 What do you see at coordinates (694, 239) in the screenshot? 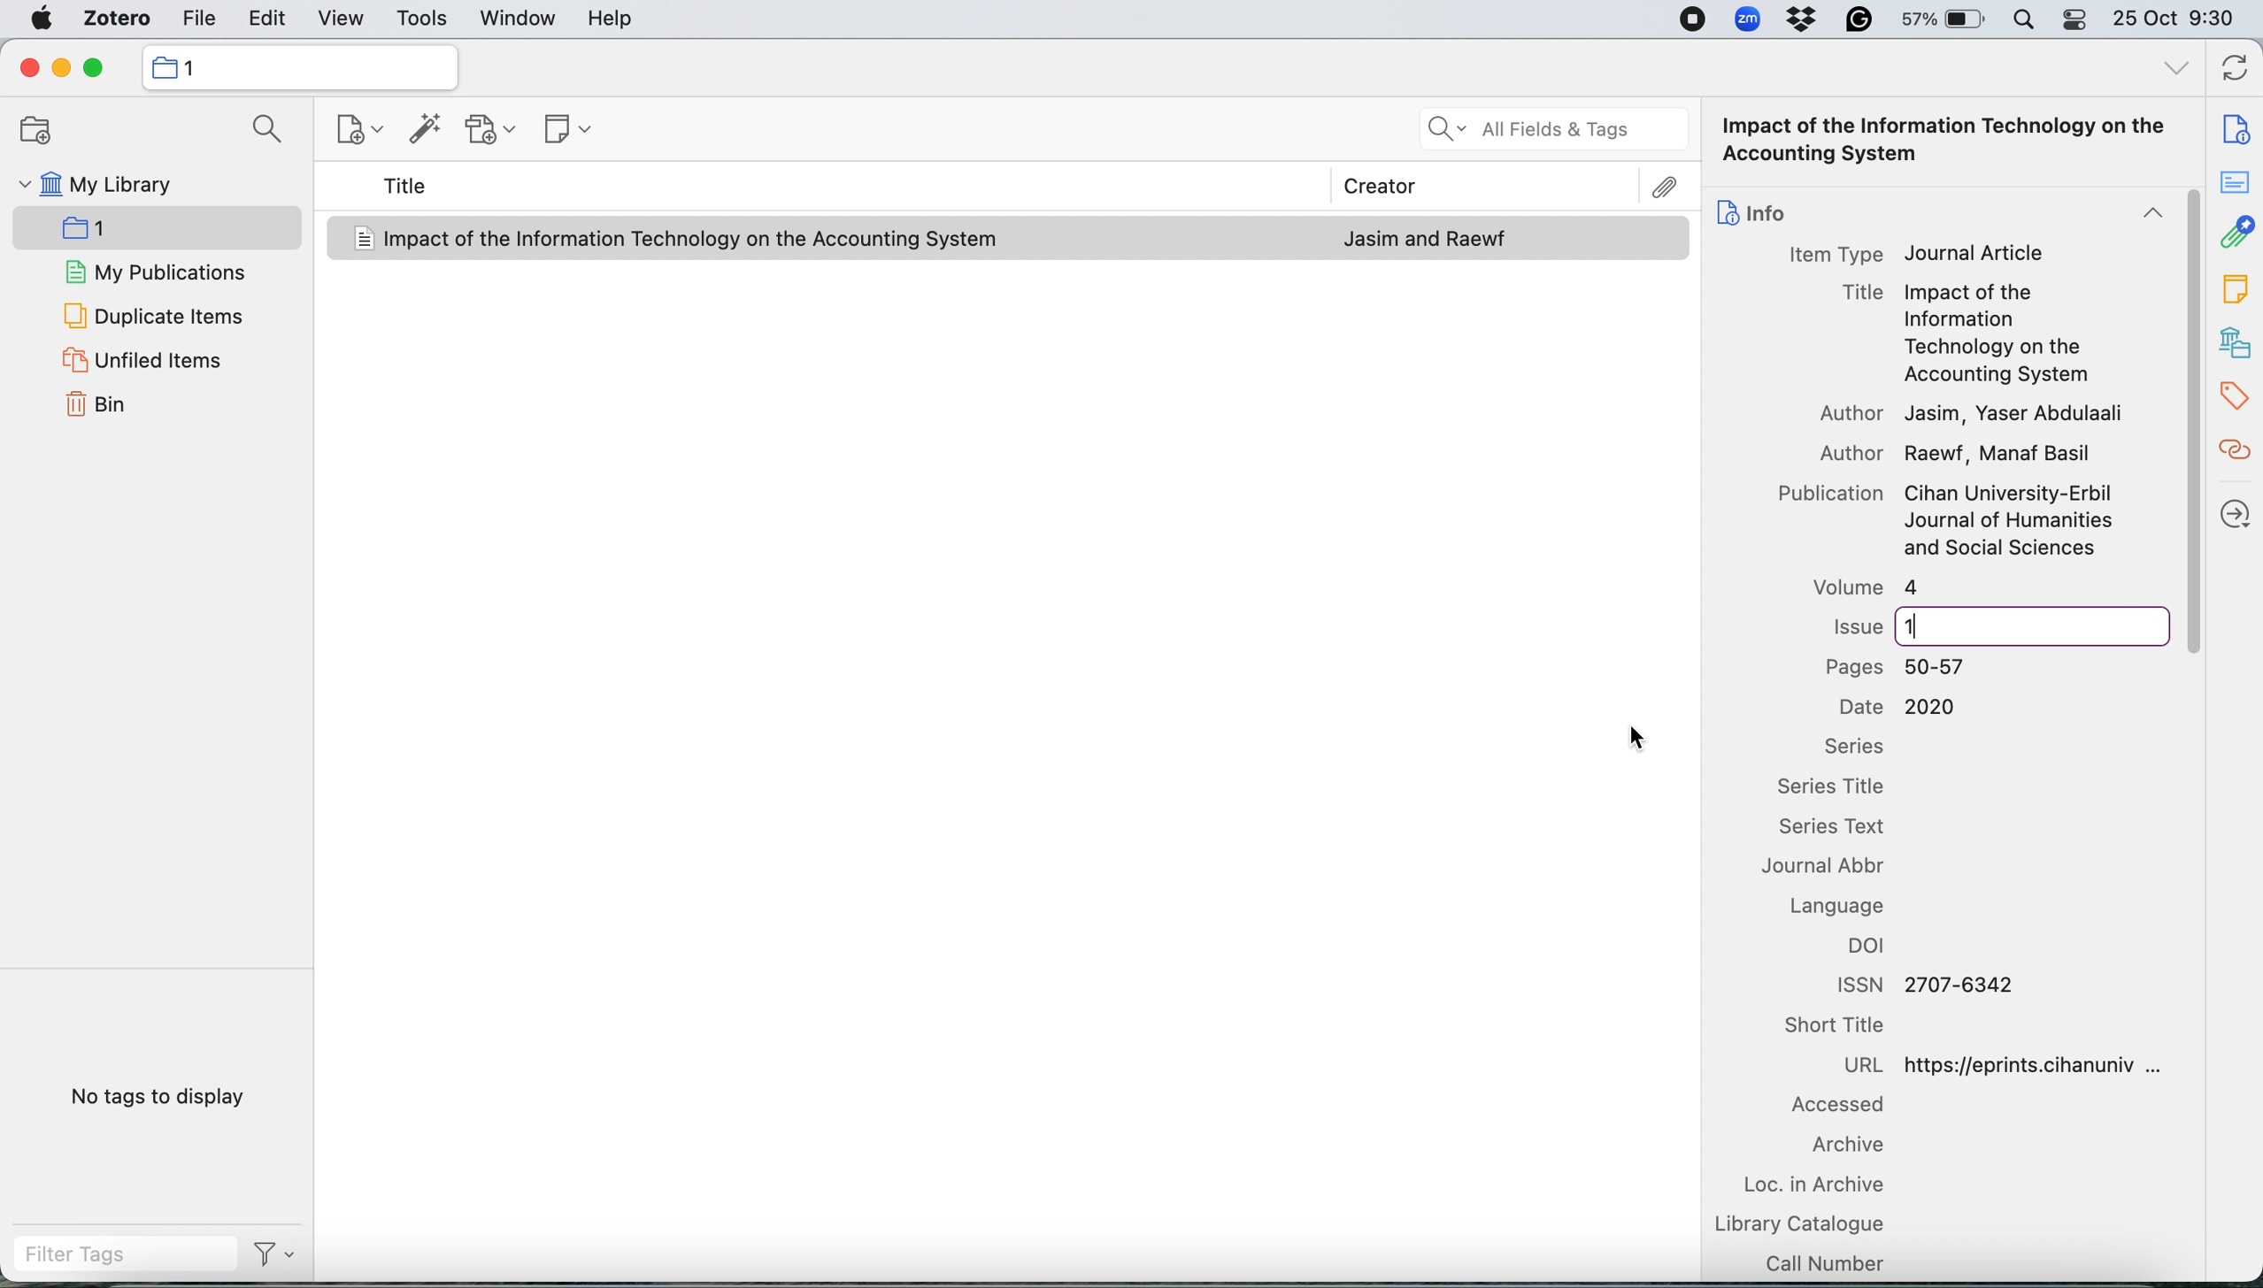
I see `Impact of the Information Technology on the Accounting System` at bounding box center [694, 239].